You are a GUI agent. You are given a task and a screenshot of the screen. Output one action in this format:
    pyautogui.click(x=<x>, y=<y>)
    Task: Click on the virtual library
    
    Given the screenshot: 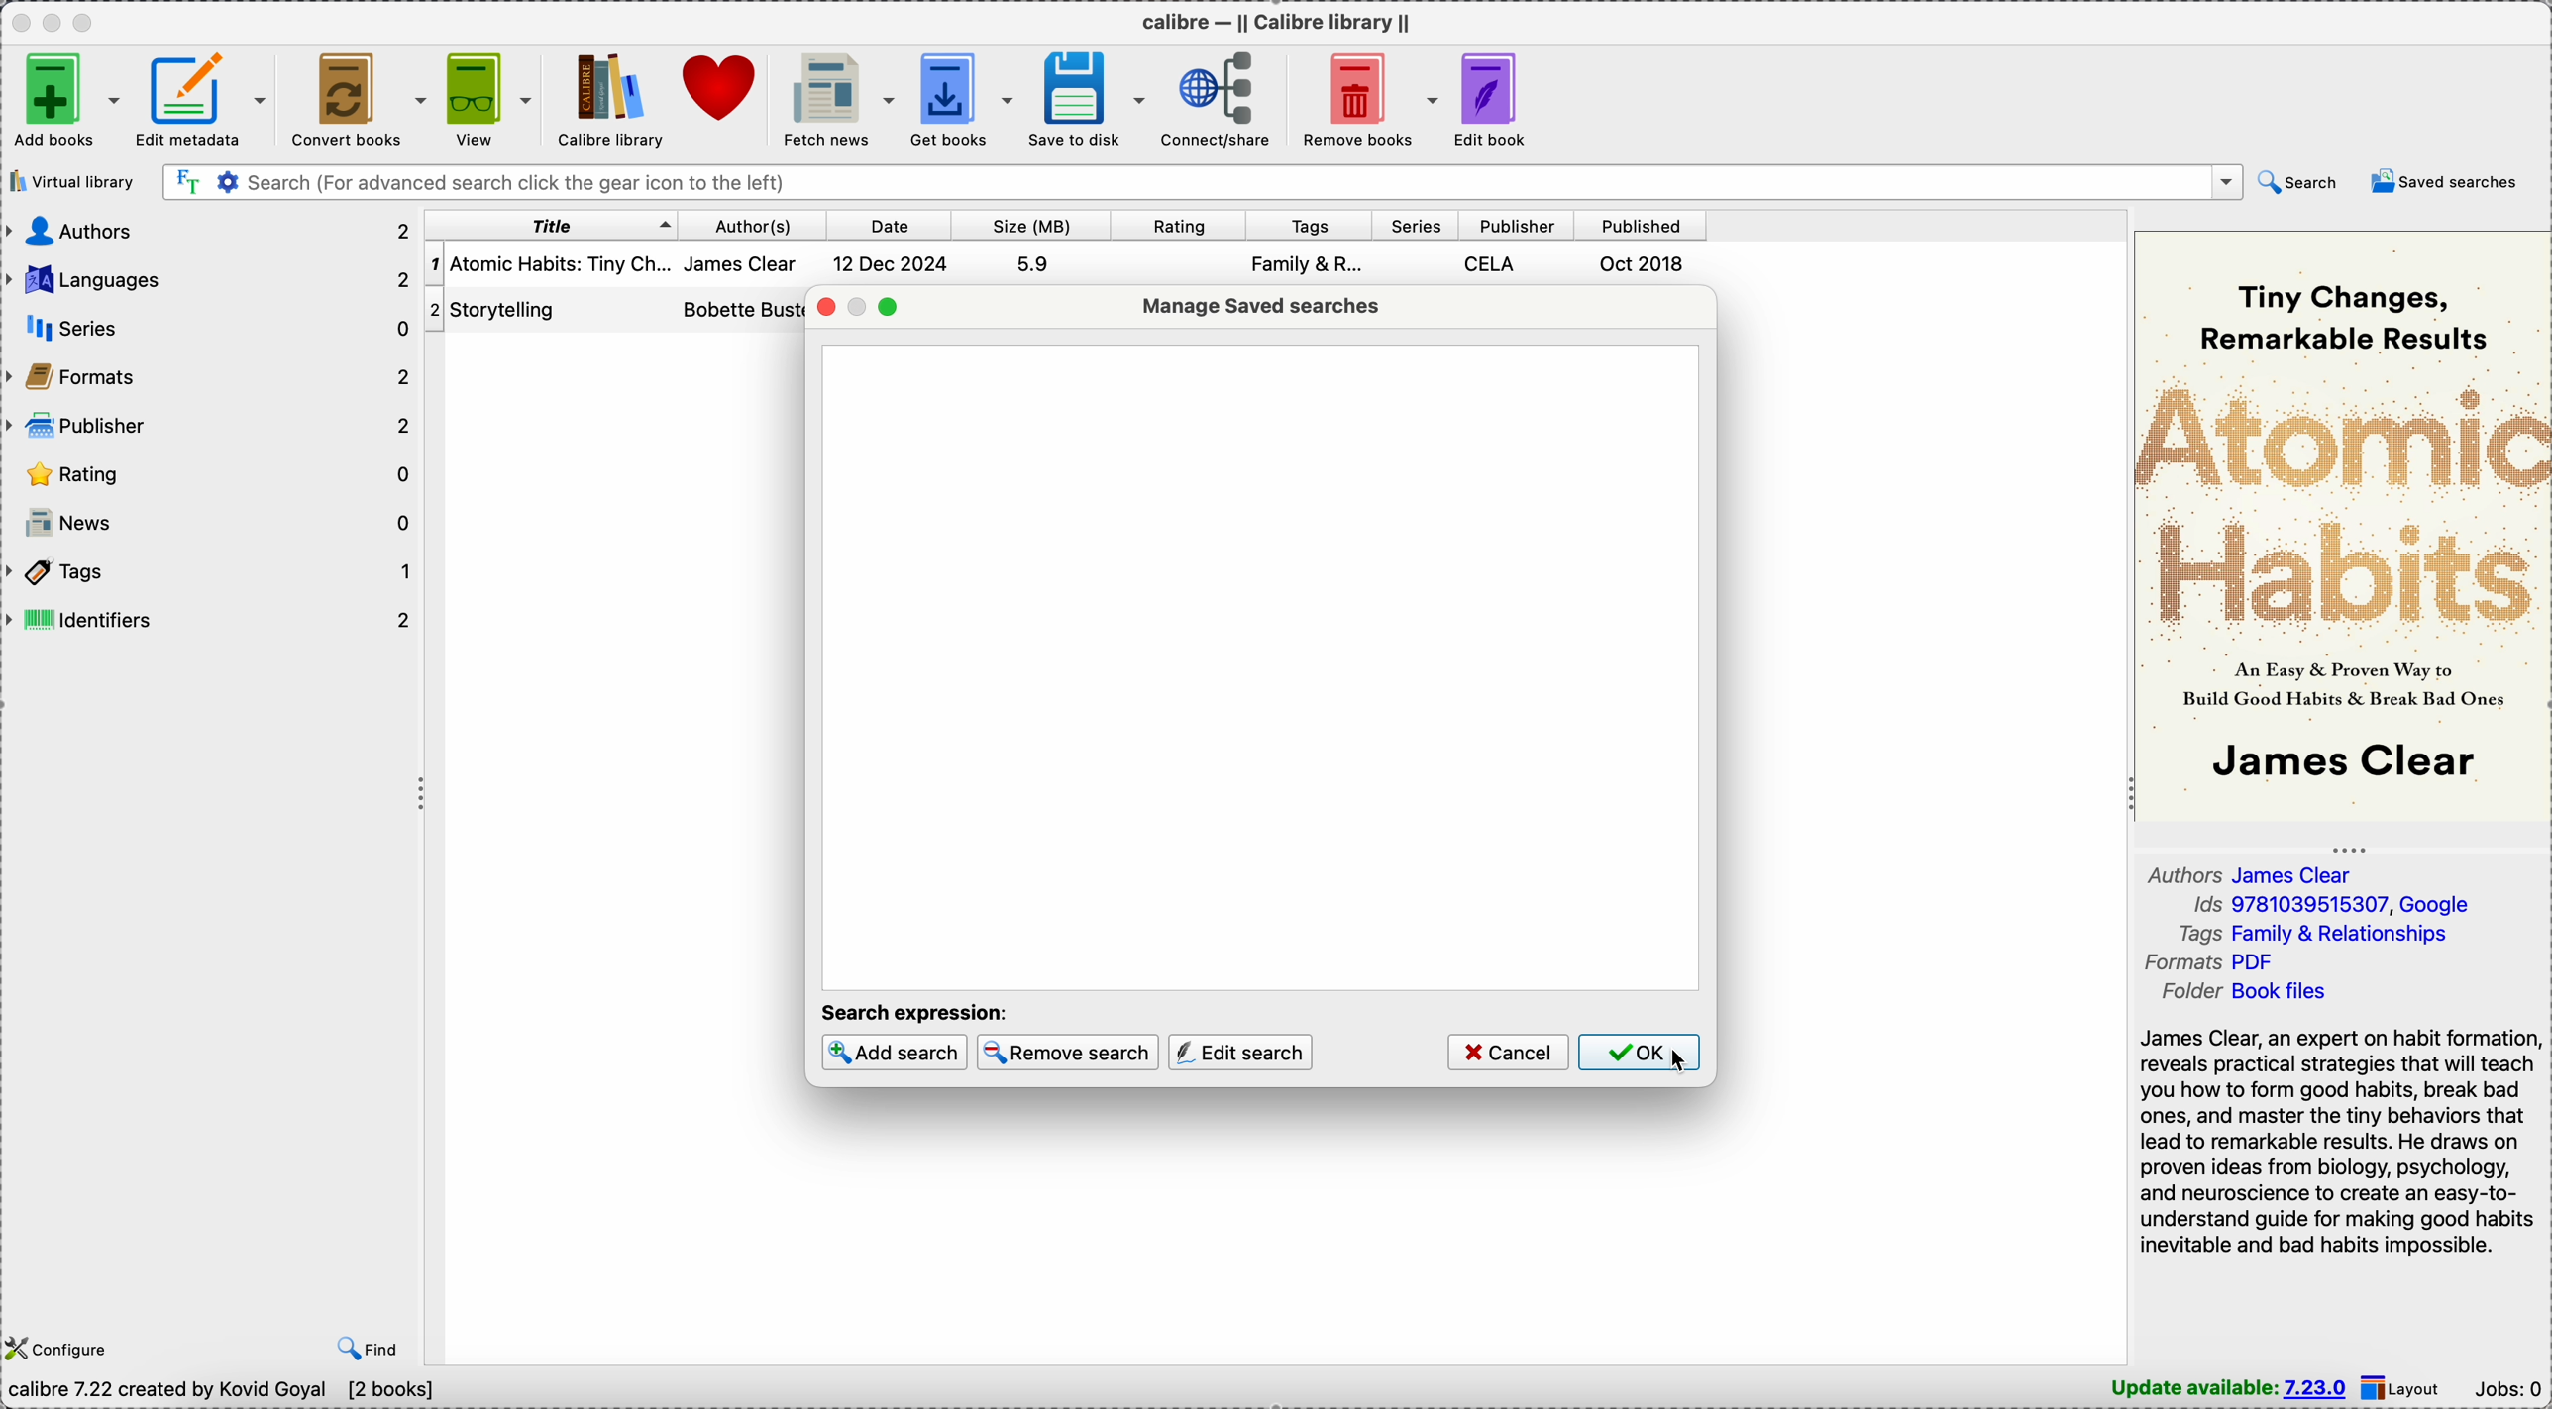 What is the action you would take?
    pyautogui.click(x=73, y=183)
    